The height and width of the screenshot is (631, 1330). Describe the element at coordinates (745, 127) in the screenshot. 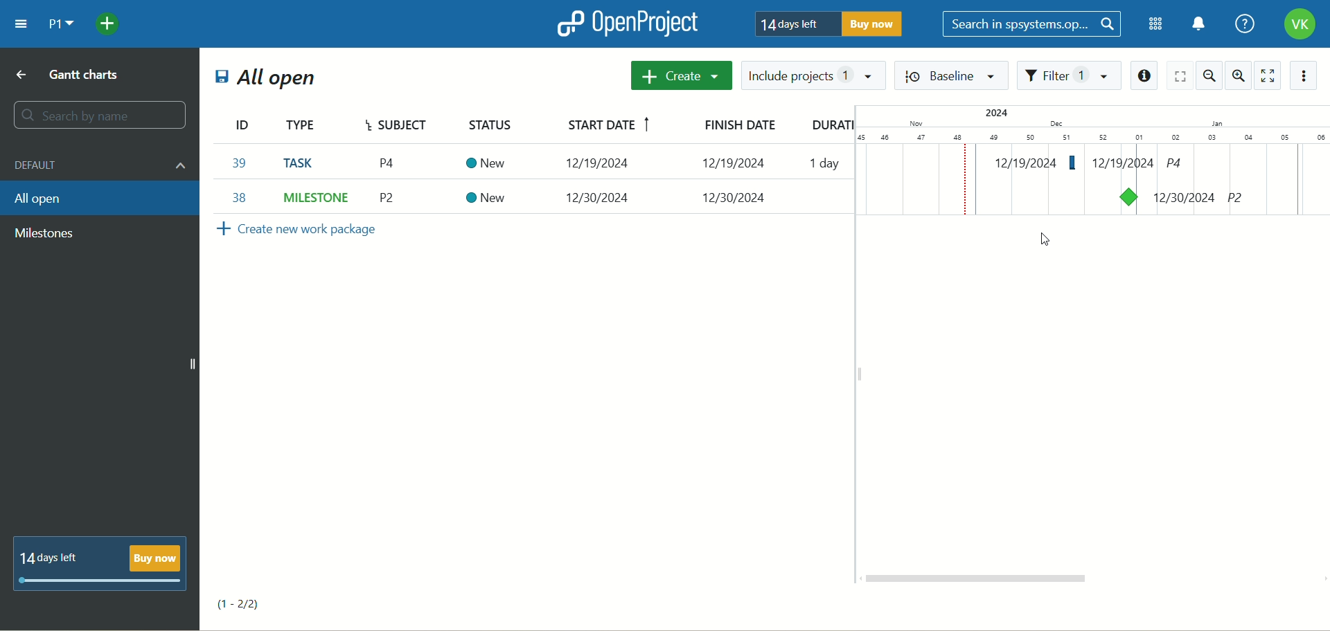

I see `finish date` at that location.